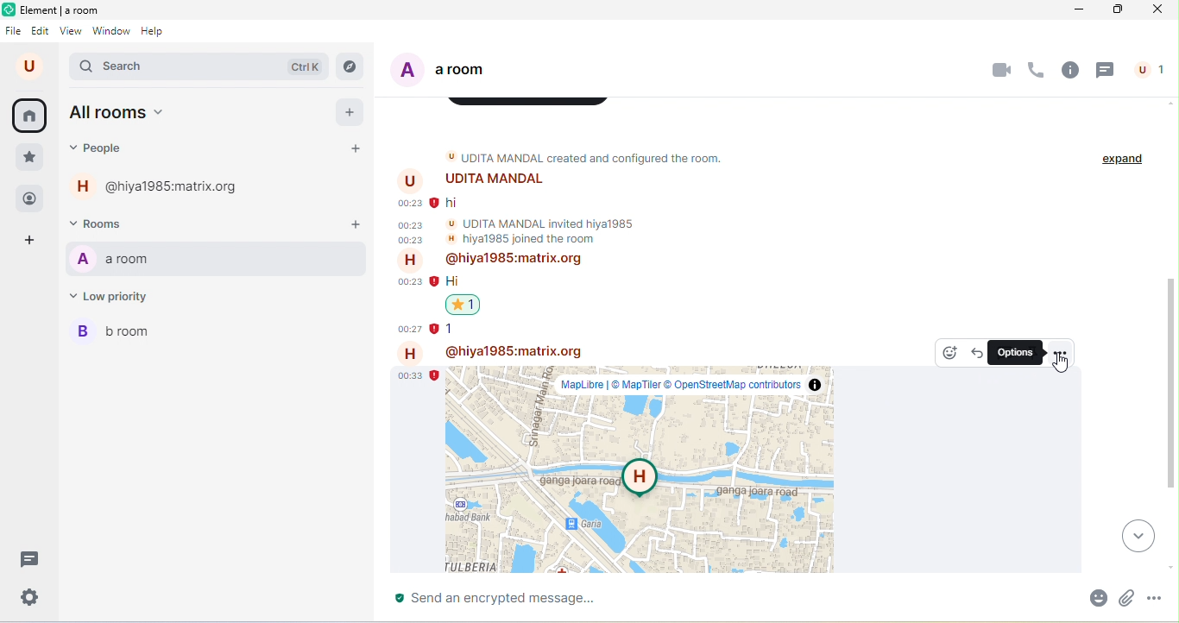 The width and height of the screenshot is (1179, 623). What do you see at coordinates (73, 32) in the screenshot?
I see `view` at bounding box center [73, 32].